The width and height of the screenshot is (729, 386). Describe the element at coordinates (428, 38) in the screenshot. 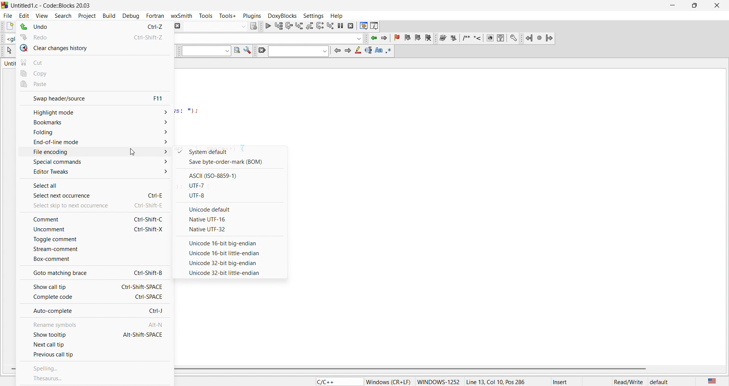

I see `Clear bookmark` at that location.